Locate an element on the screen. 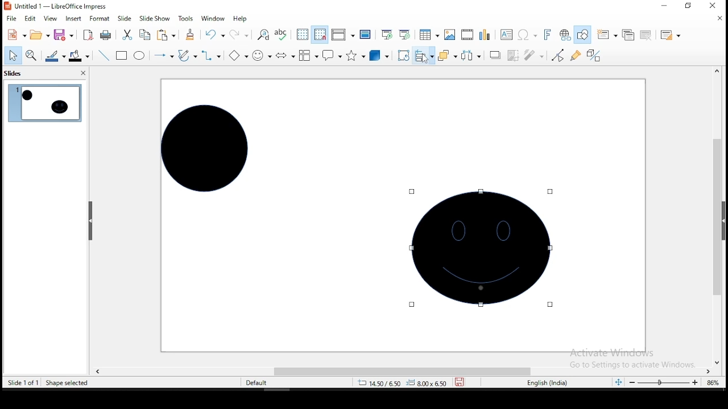 Image resolution: width=728 pixels, height=409 pixels. 0.00x0.00 is located at coordinates (427, 383).